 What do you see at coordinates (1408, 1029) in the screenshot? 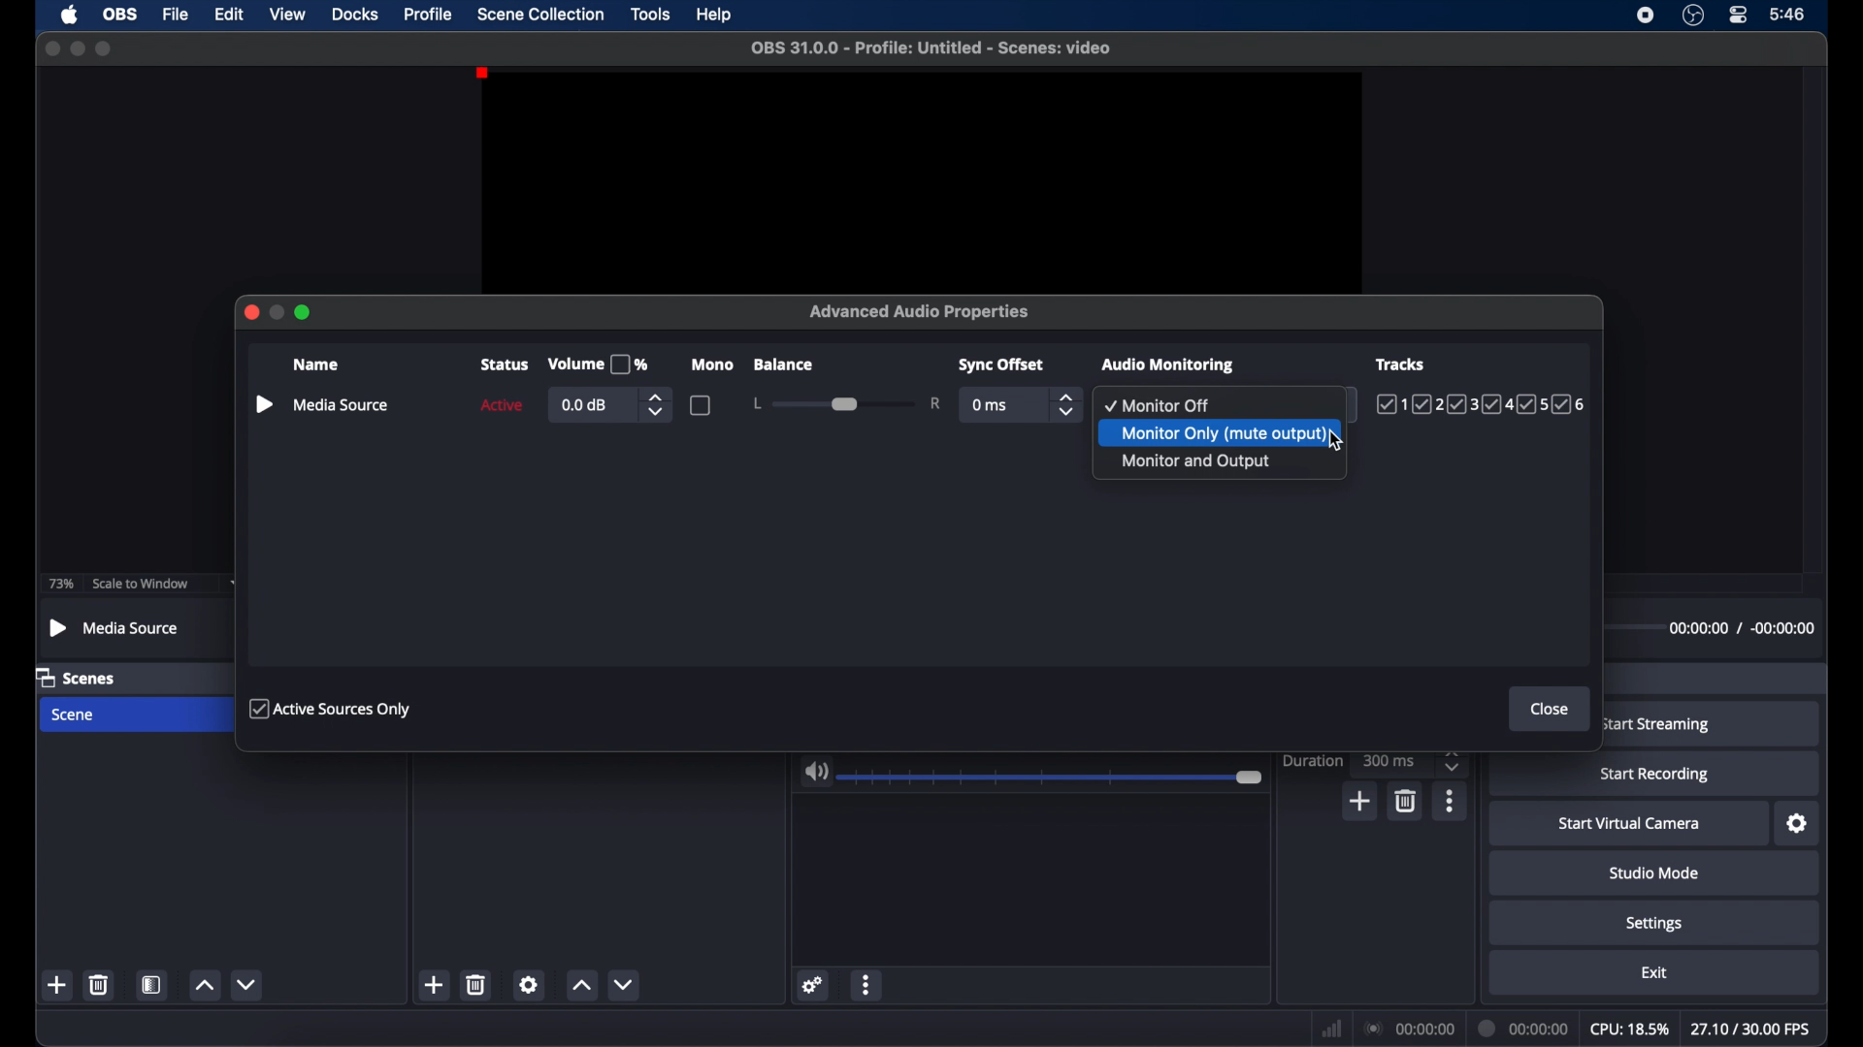
I see `connection` at bounding box center [1408, 1029].